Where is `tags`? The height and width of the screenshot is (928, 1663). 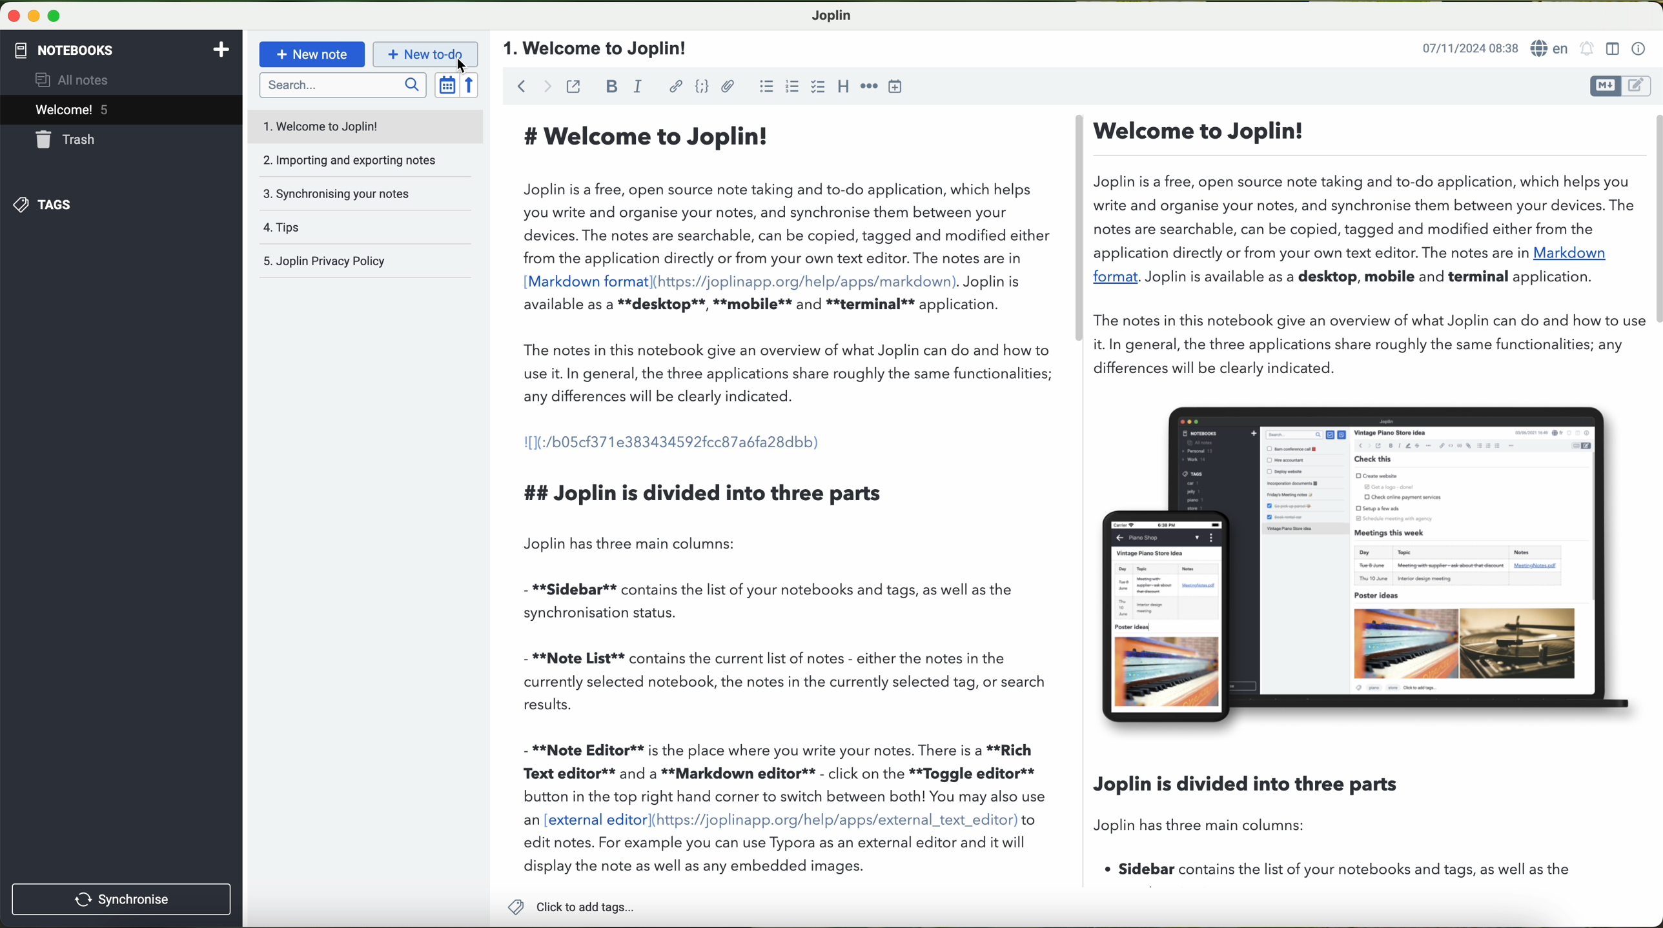
tags is located at coordinates (41, 205).